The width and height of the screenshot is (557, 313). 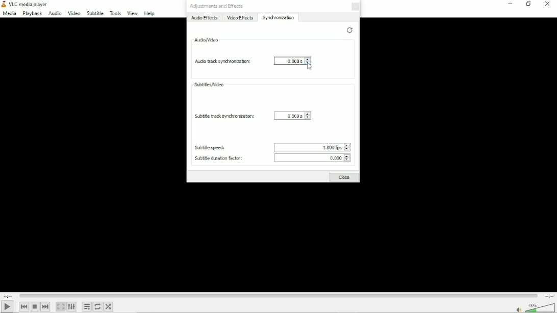 What do you see at coordinates (218, 159) in the screenshot?
I see `Subtitle duration factor` at bounding box center [218, 159].